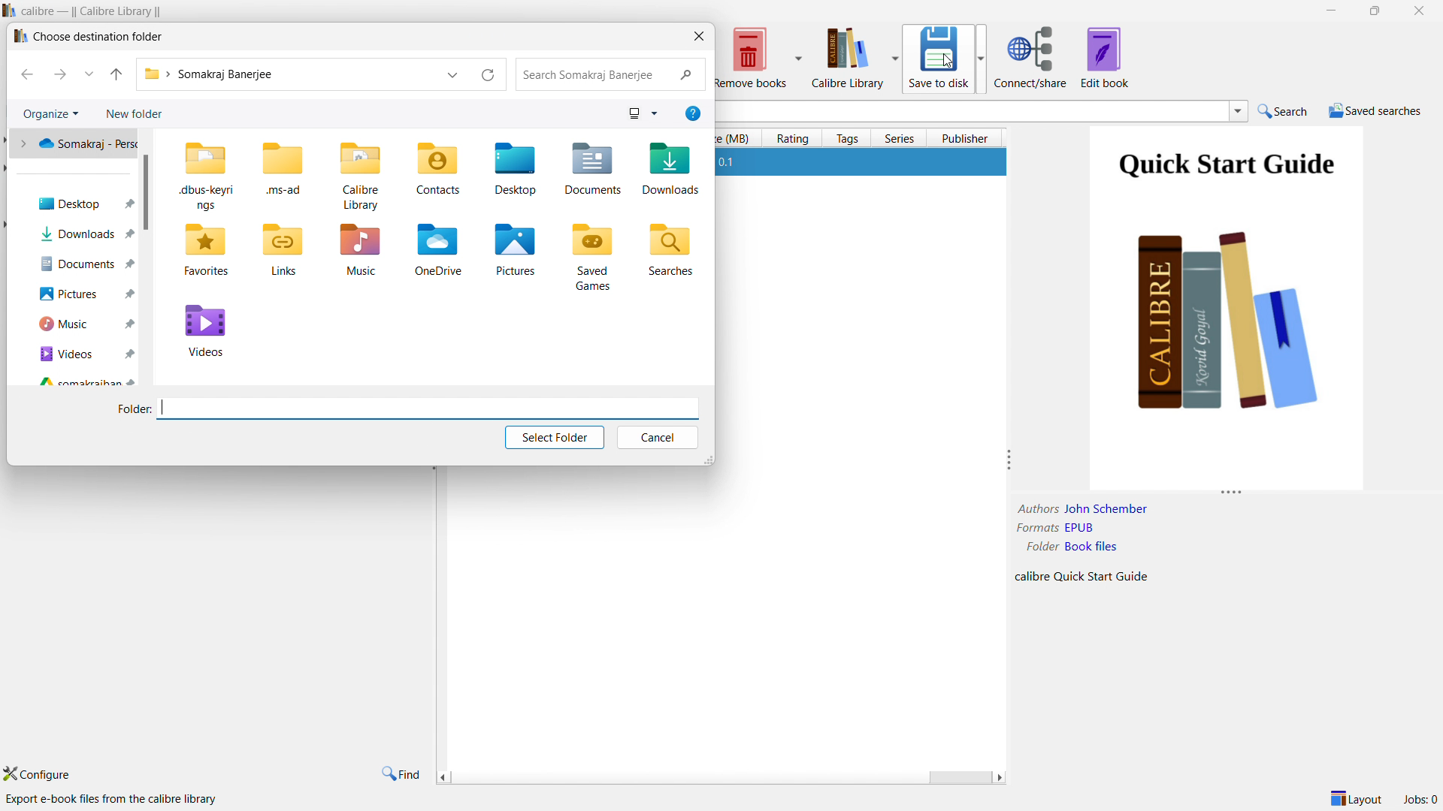 This screenshot has height=811, width=1443. I want to click on Desktop, so click(519, 170).